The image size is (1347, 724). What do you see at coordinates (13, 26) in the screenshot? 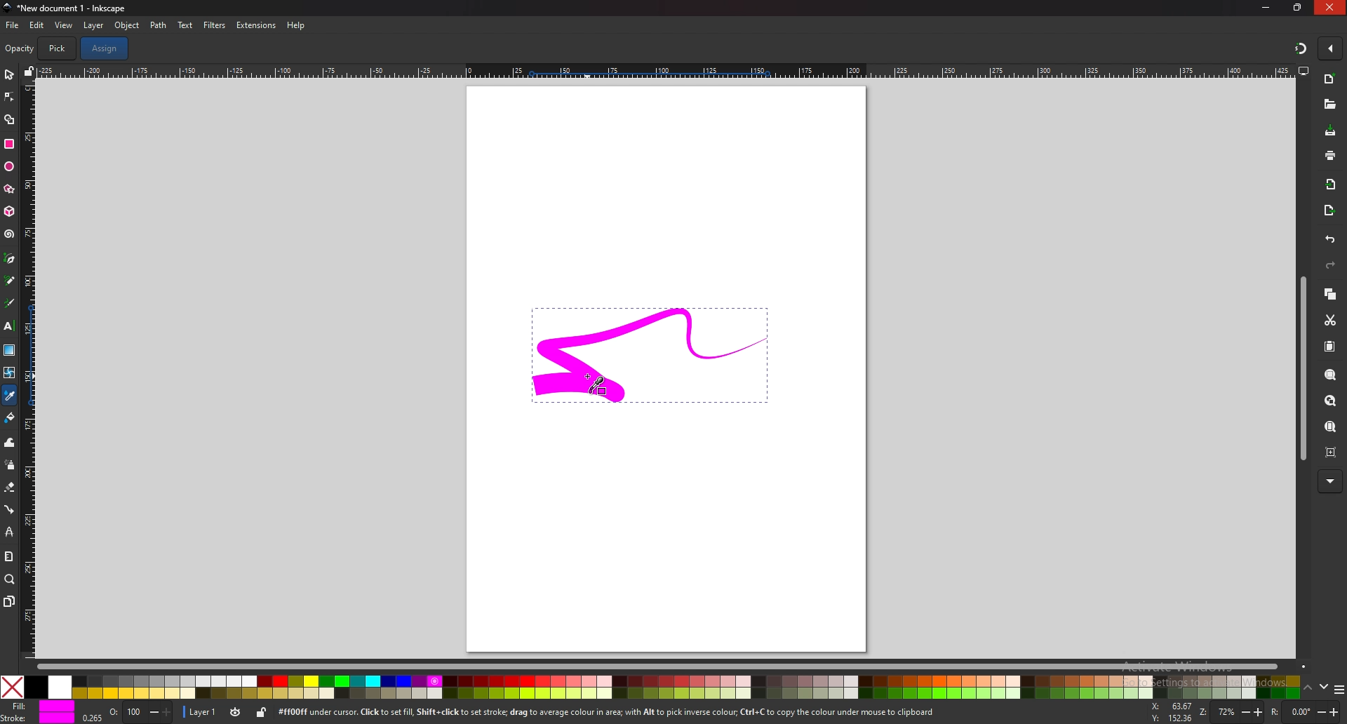
I see `file` at bounding box center [13, 26].